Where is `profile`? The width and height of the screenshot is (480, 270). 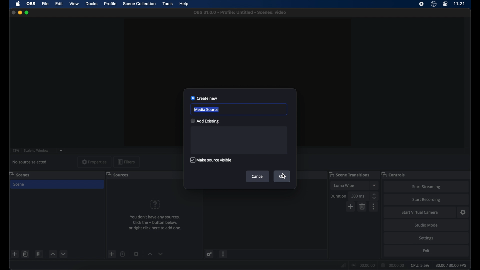 profile is located at coordinates (110, 4).